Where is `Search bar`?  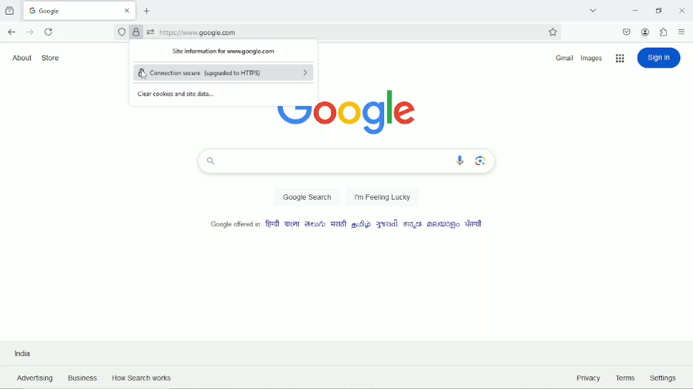
Search bar is located at coordinates (346, 162).